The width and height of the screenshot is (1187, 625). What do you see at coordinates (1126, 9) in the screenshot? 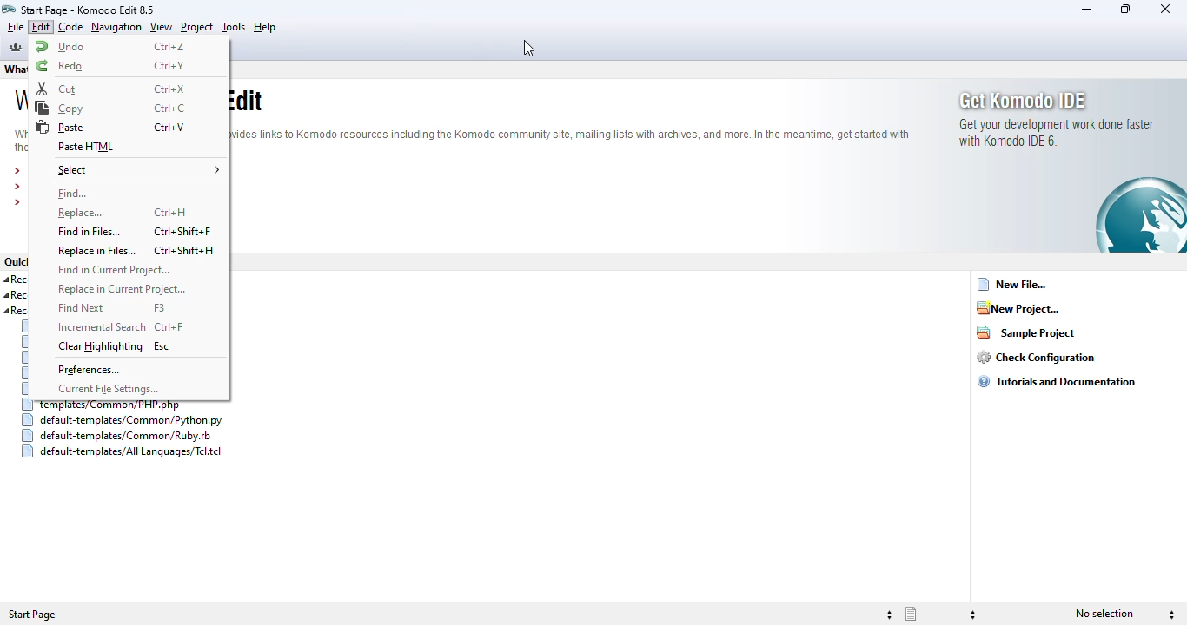
I see `maximize` at bounding box center [1126, 9].